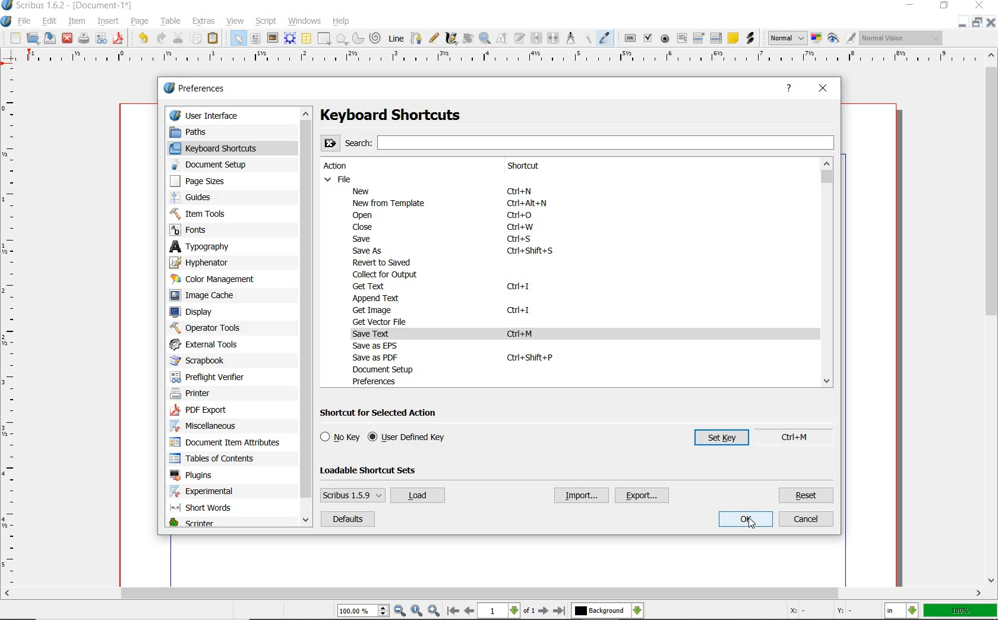 This screenshot has height=620, width=998. Describe the element at coordinates (716, 440) in the screenshot. I see `set key` at that location.